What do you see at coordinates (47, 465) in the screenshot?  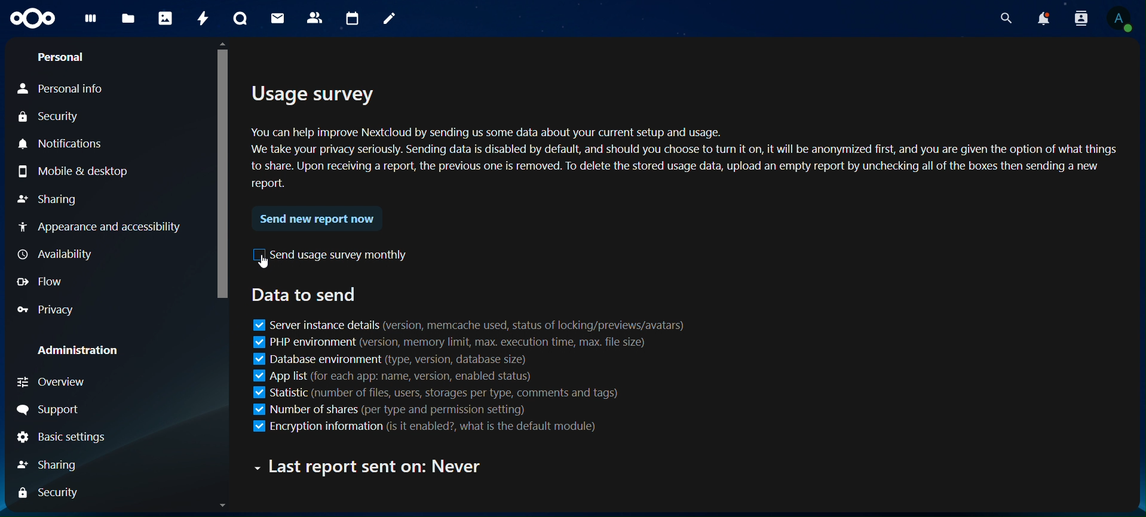 I see `Sharing` at bounding box center [47, 465].